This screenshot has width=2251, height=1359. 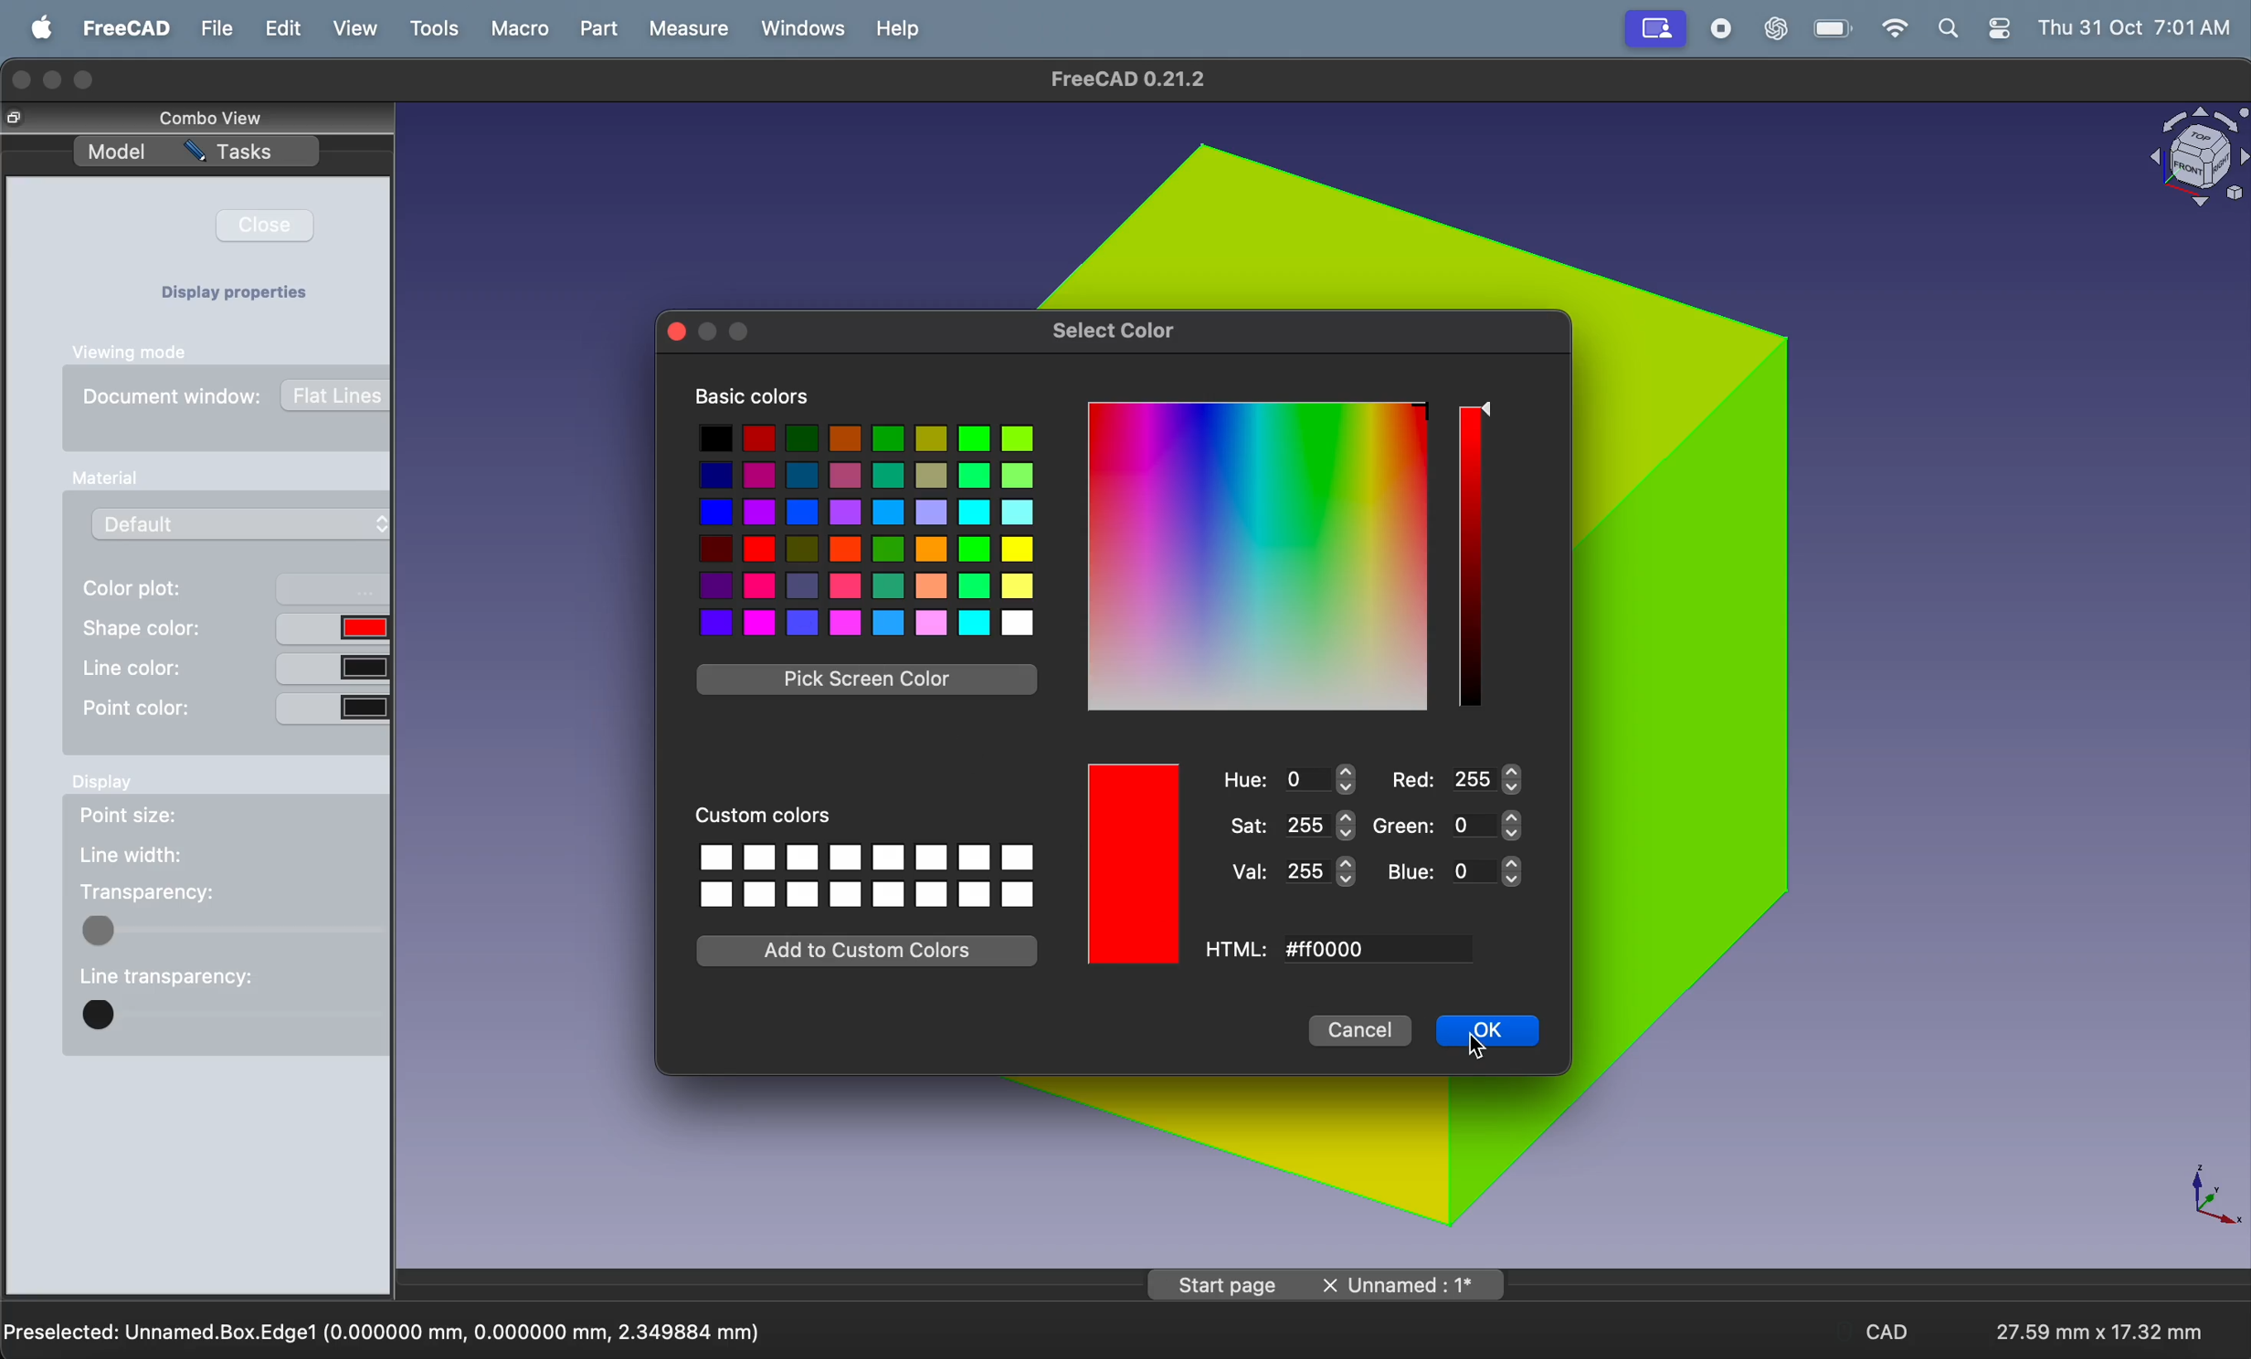 What do you see at coordinates (2203, 1194) in the screenshot?
I see `axis` at bounding box center [2203, 1194].